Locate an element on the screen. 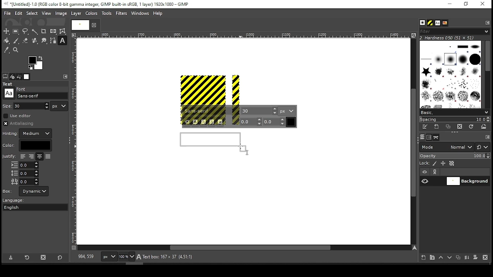 The image size is (493, 277). delete tool preset is located at coordinates (45, 257).